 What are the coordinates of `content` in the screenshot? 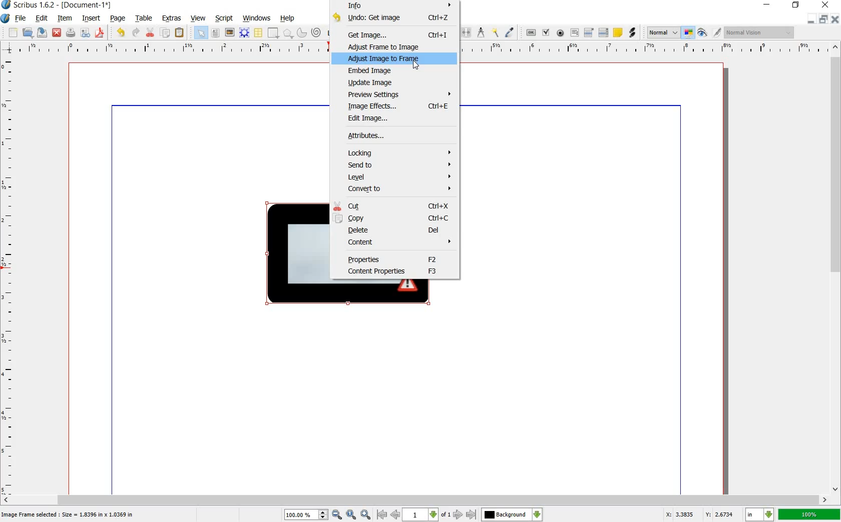 It's located at (400, 242).